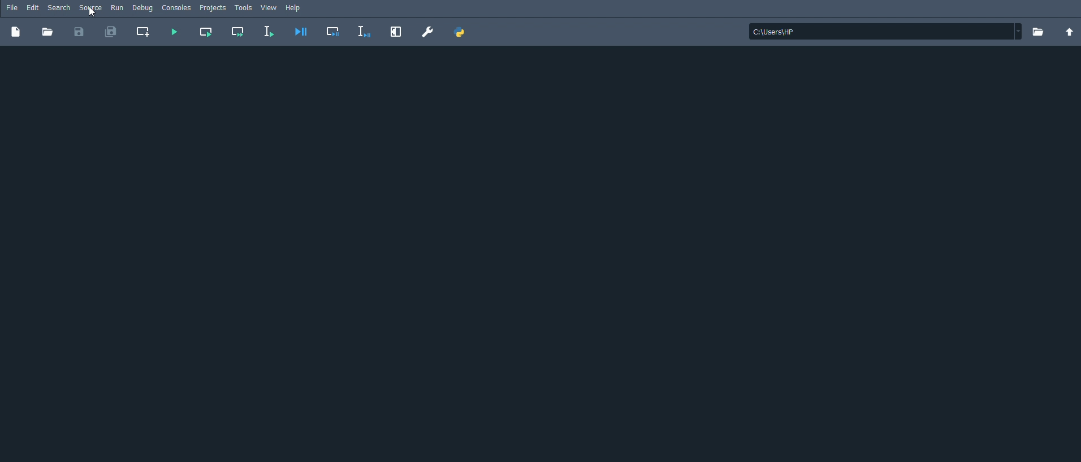  What do you see at coordinates (213, 8) in the screenshot?
I see `Projects` at bounding box center [213, 8].